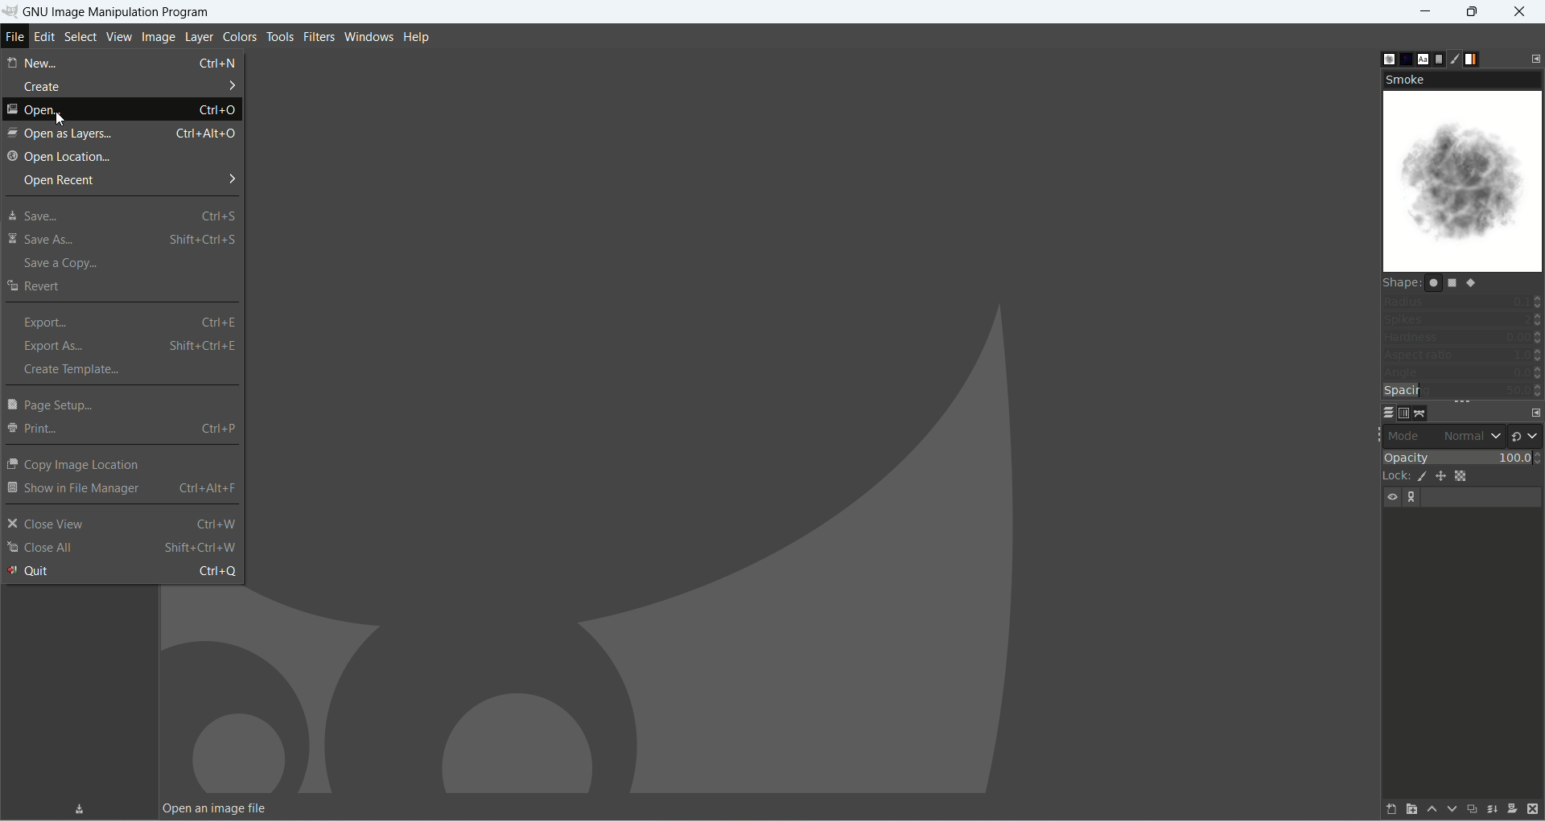 The image size is (1545, 822). What do you see at coordinates (109, 10) in the screenshot?
I see `GNU Image Manipulation Program` at bounding box center [109, 10].